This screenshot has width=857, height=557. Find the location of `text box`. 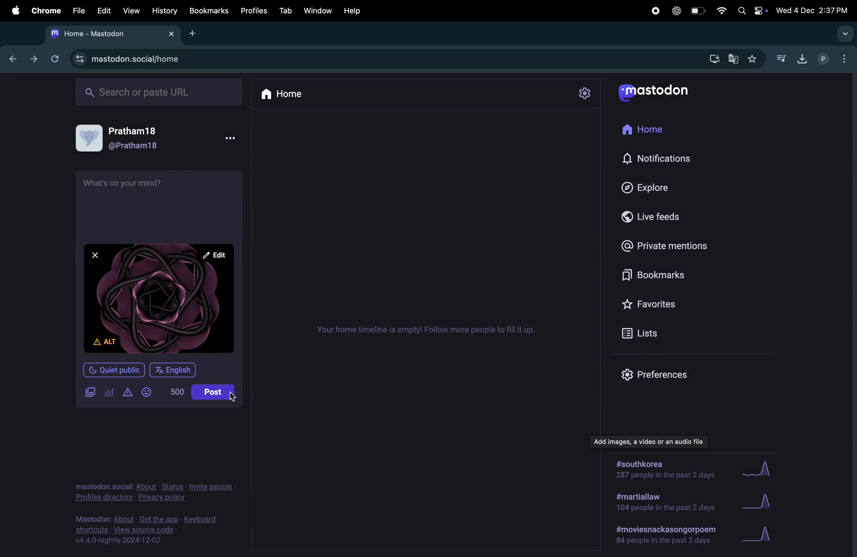

text box is located at coordinates (158, 203).